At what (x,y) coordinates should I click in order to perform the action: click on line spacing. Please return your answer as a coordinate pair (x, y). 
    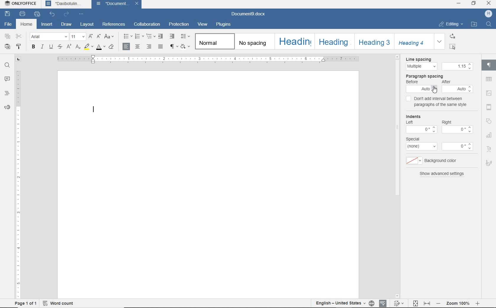
    Looking at the image, I should click on (418, 59).